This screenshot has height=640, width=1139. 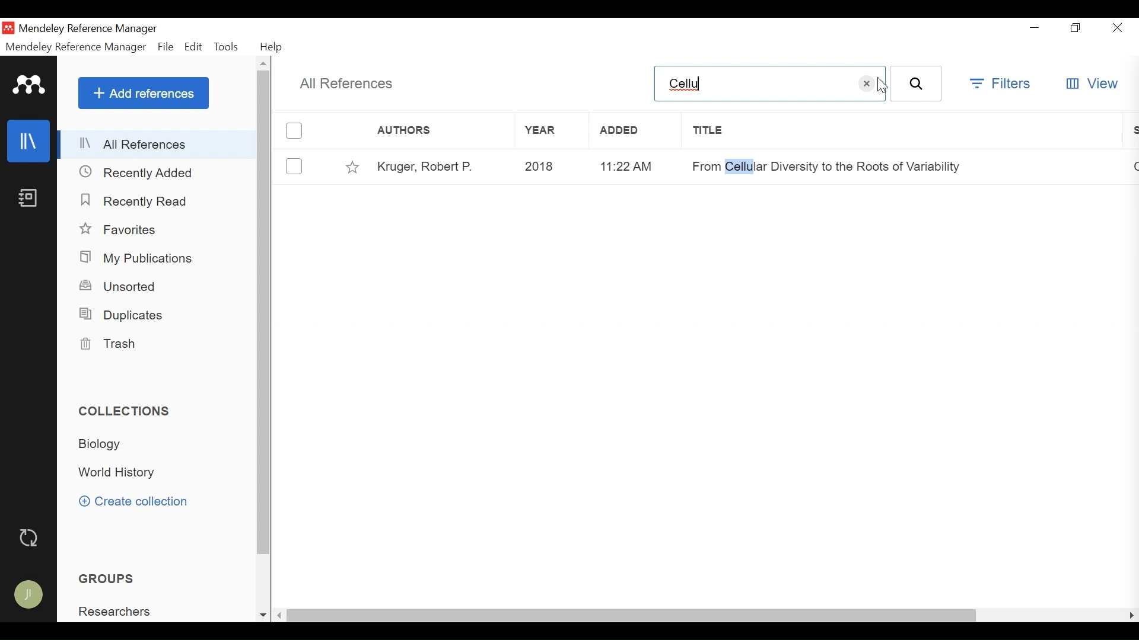 What do you see at coordinates (280, 616) in the screenshot?
I see `Scroll Left` at bounding box center [280, 616].